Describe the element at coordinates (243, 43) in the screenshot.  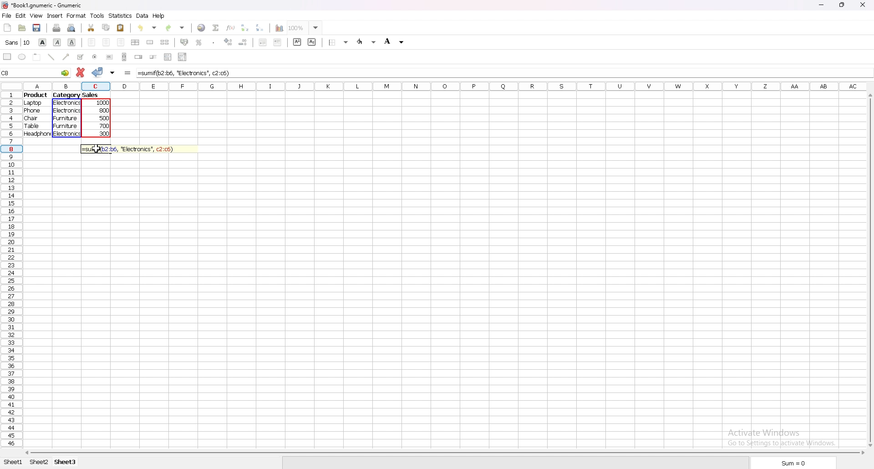
I see `decrease decimal points` at that location.